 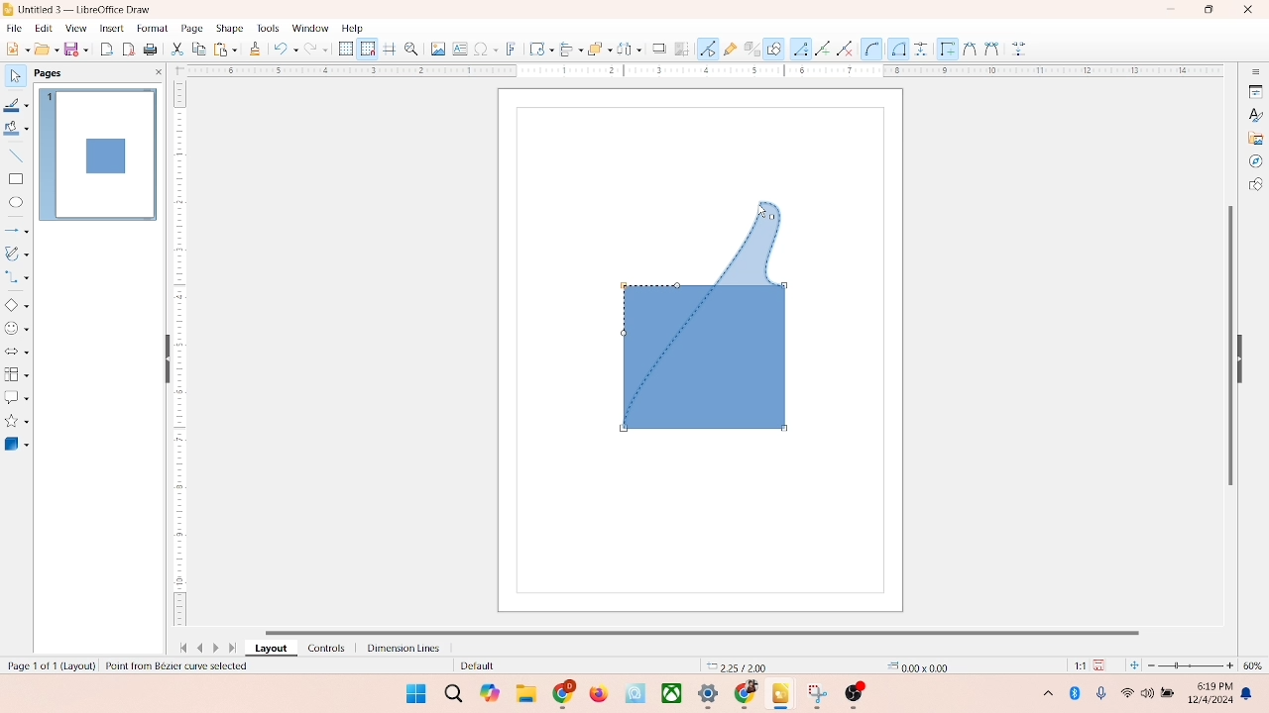 What do you see at coordinates (42, 29) in the screenshot?
I see `edit` at bounding box center [42, 29].